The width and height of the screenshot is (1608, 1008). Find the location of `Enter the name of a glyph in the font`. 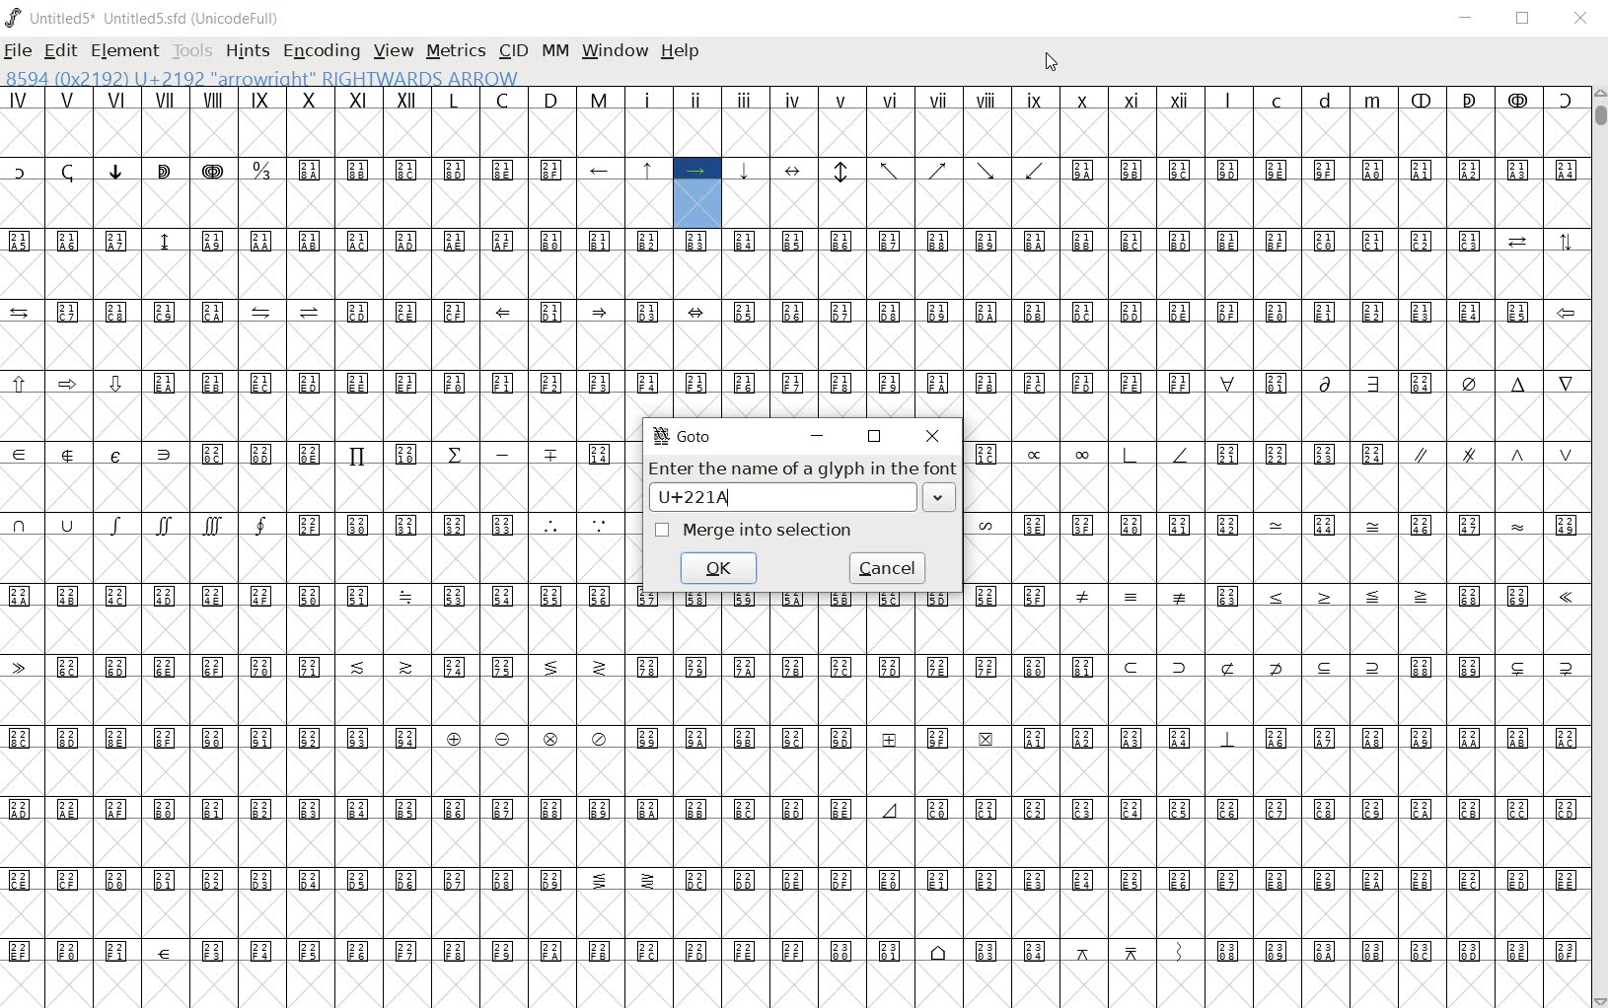

Enter the name of a glyph in the font is located at coordinates (802, 468).